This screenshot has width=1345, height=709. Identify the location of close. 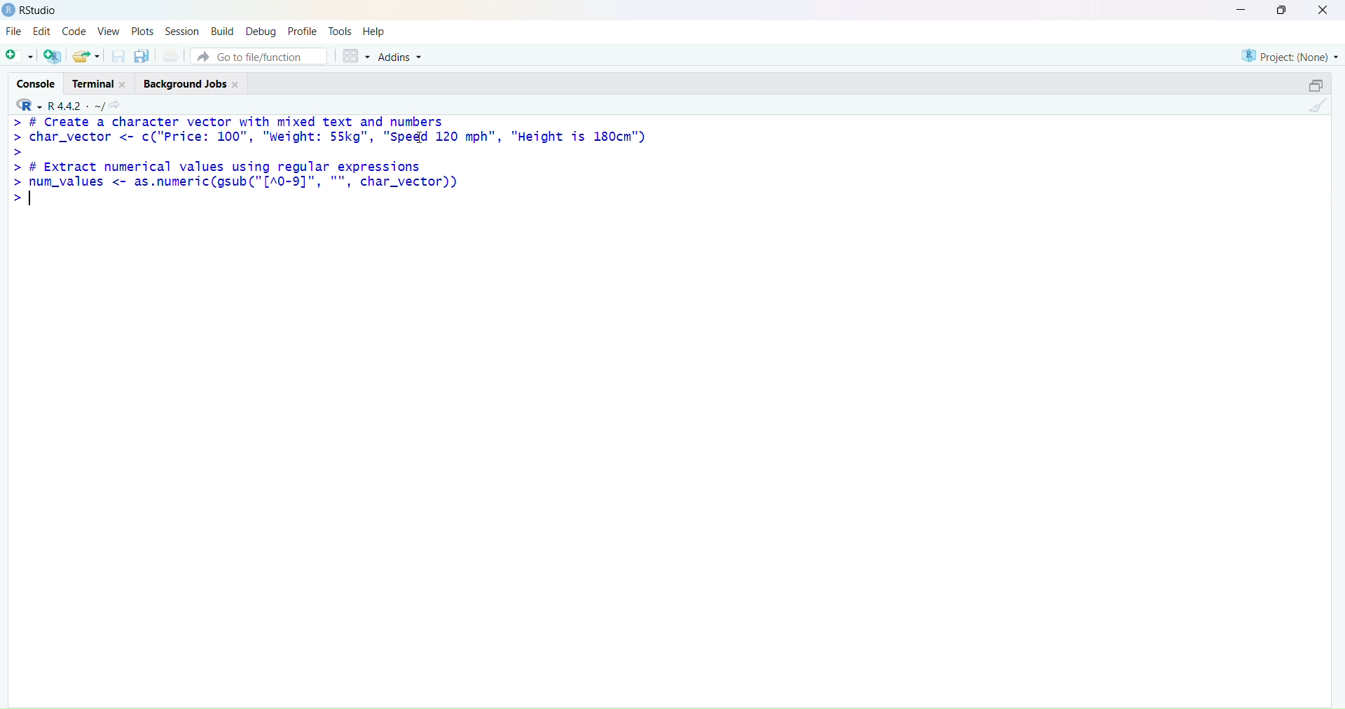
(124, 85).